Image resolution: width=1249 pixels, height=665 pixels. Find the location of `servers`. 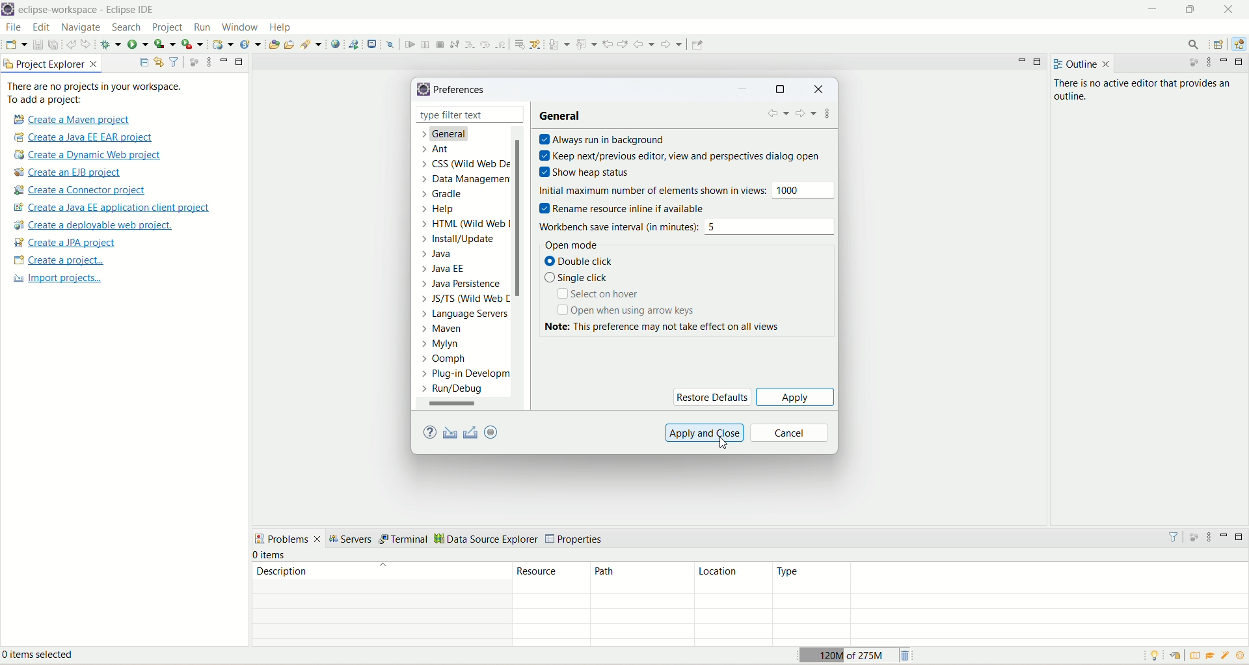

servers is located at coordinates (353, 539).